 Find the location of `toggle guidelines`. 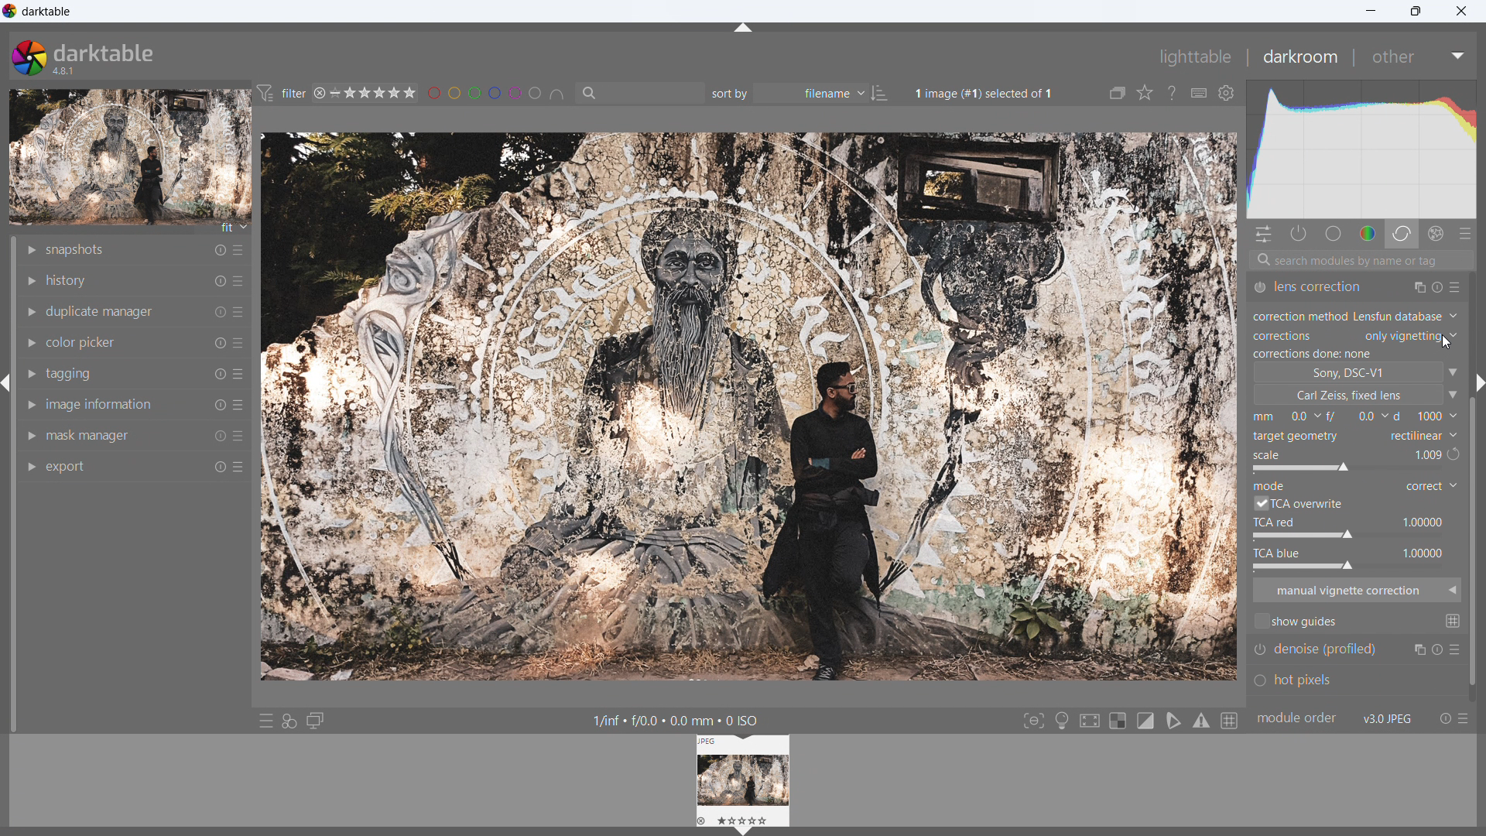

toggle guidelines is located at coordinates (1230, 721).